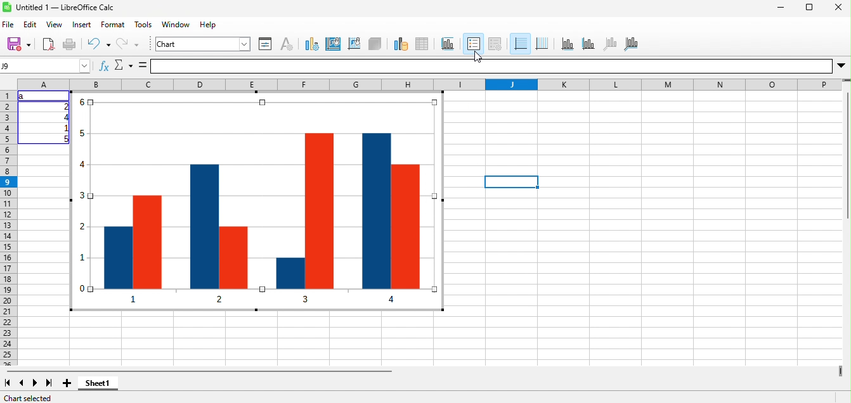  Describe the element at coordinates (23, 96) in the screenshot. I see `a` at that location.